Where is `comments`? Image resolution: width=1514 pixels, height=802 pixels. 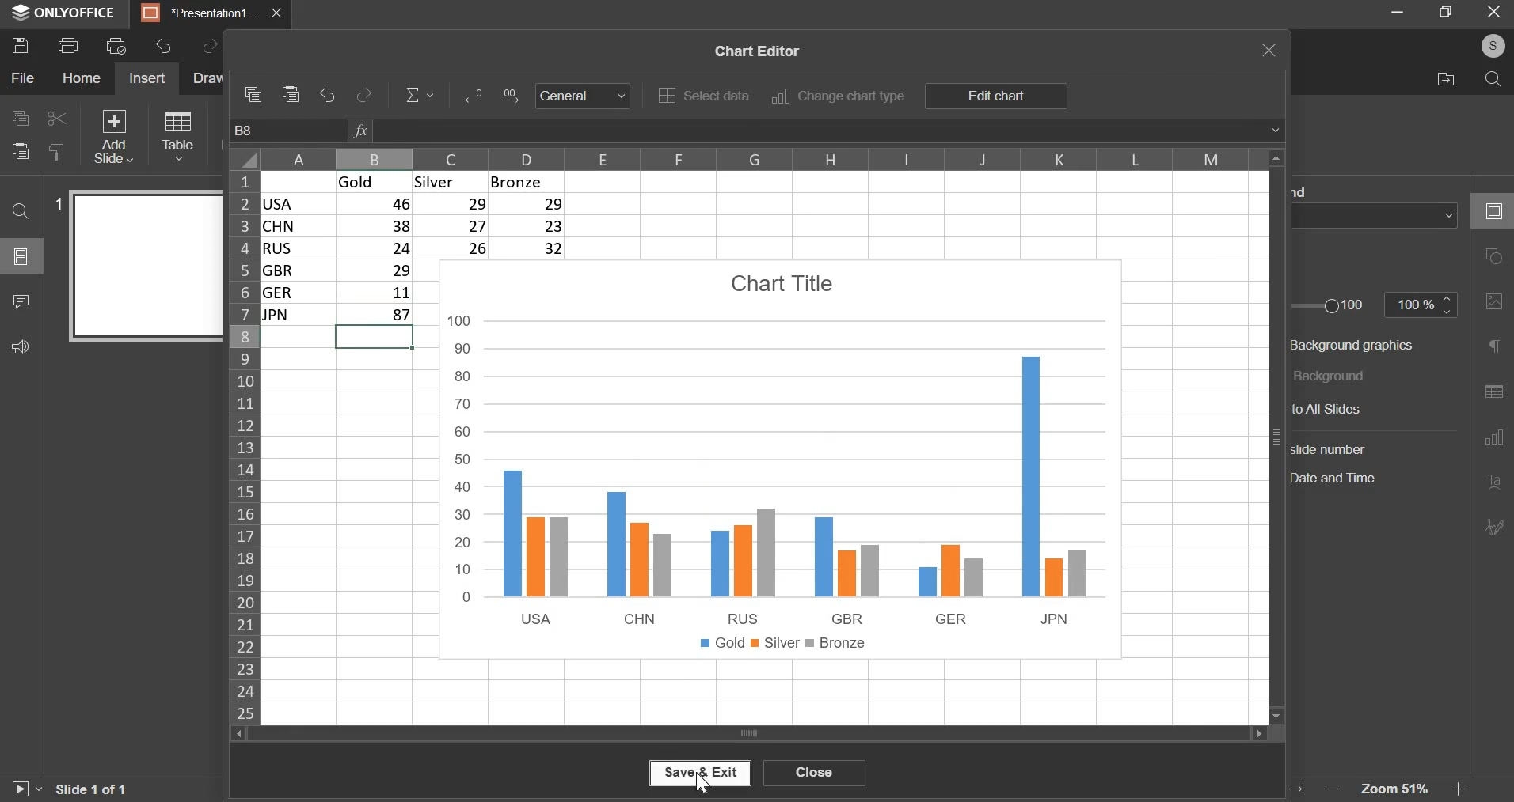
comments is located at coordinates (20, 301).